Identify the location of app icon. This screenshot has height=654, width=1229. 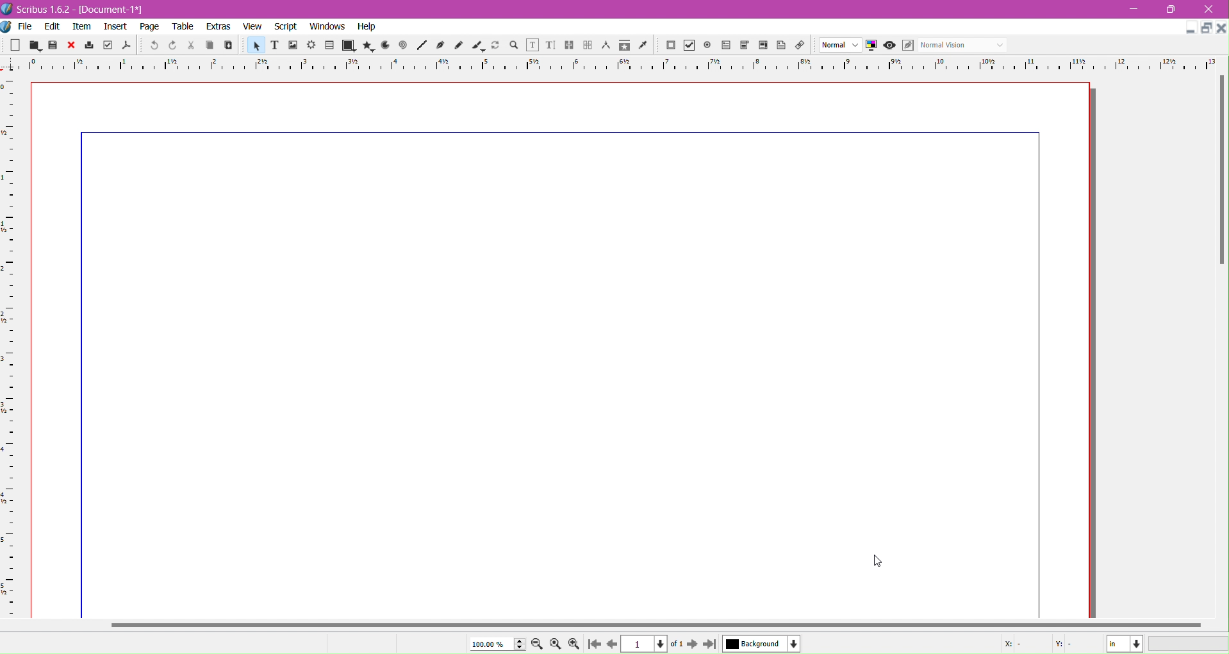
(8, 27).